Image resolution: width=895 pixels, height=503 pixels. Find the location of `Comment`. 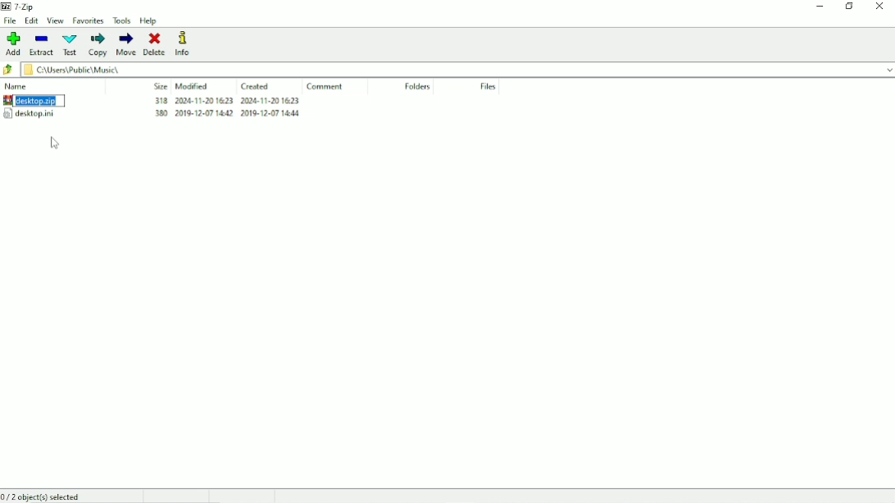

Comment is located at coordinates (325, 87).